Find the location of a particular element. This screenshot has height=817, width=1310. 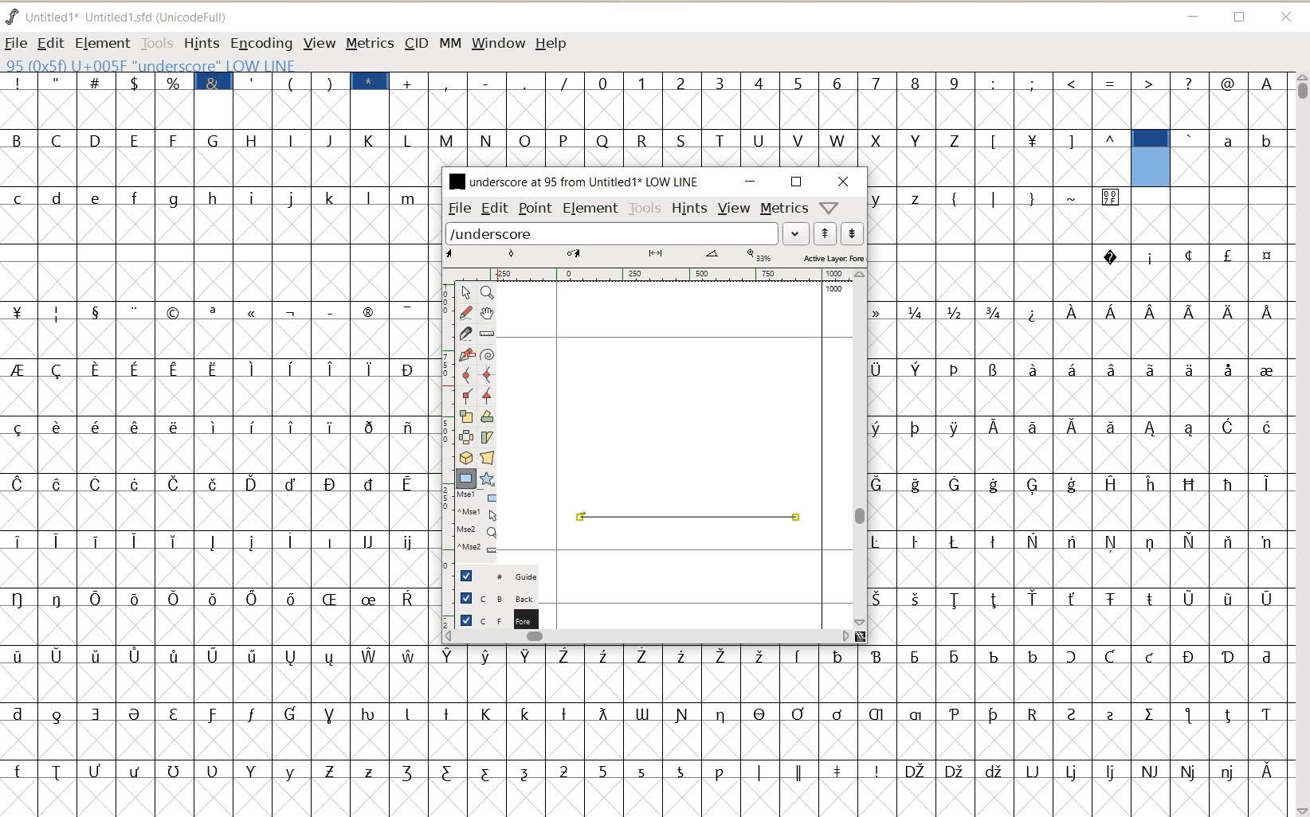

CID is located at coordinates (416, 45).